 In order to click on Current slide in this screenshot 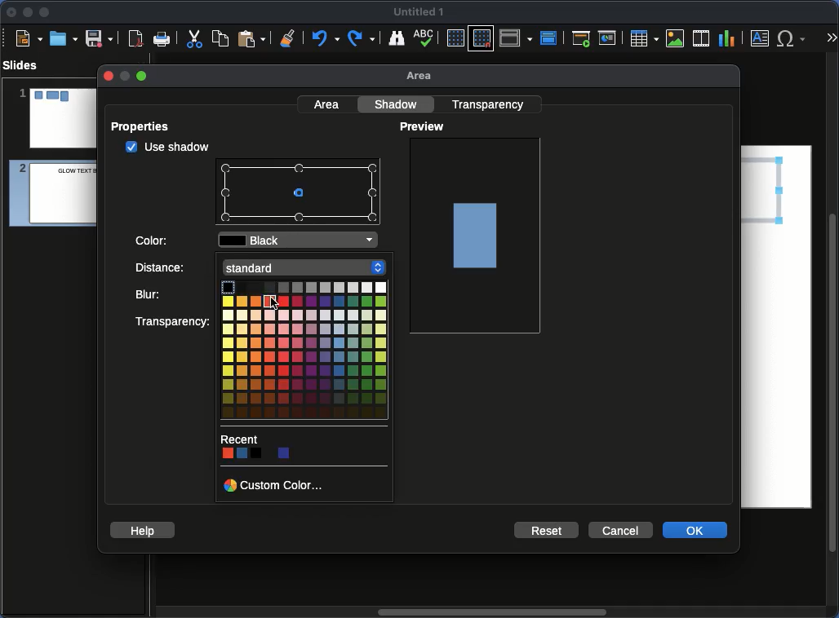, I will do `click(610, 38)`.